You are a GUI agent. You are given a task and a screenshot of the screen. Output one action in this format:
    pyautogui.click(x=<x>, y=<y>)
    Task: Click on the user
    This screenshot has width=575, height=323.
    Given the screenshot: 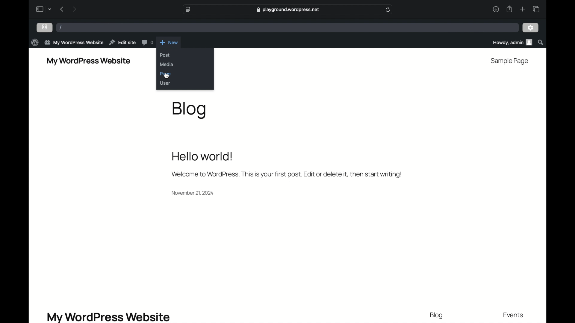 What is the action you would take?
    pyautogui.click(x=165, y=83)
    